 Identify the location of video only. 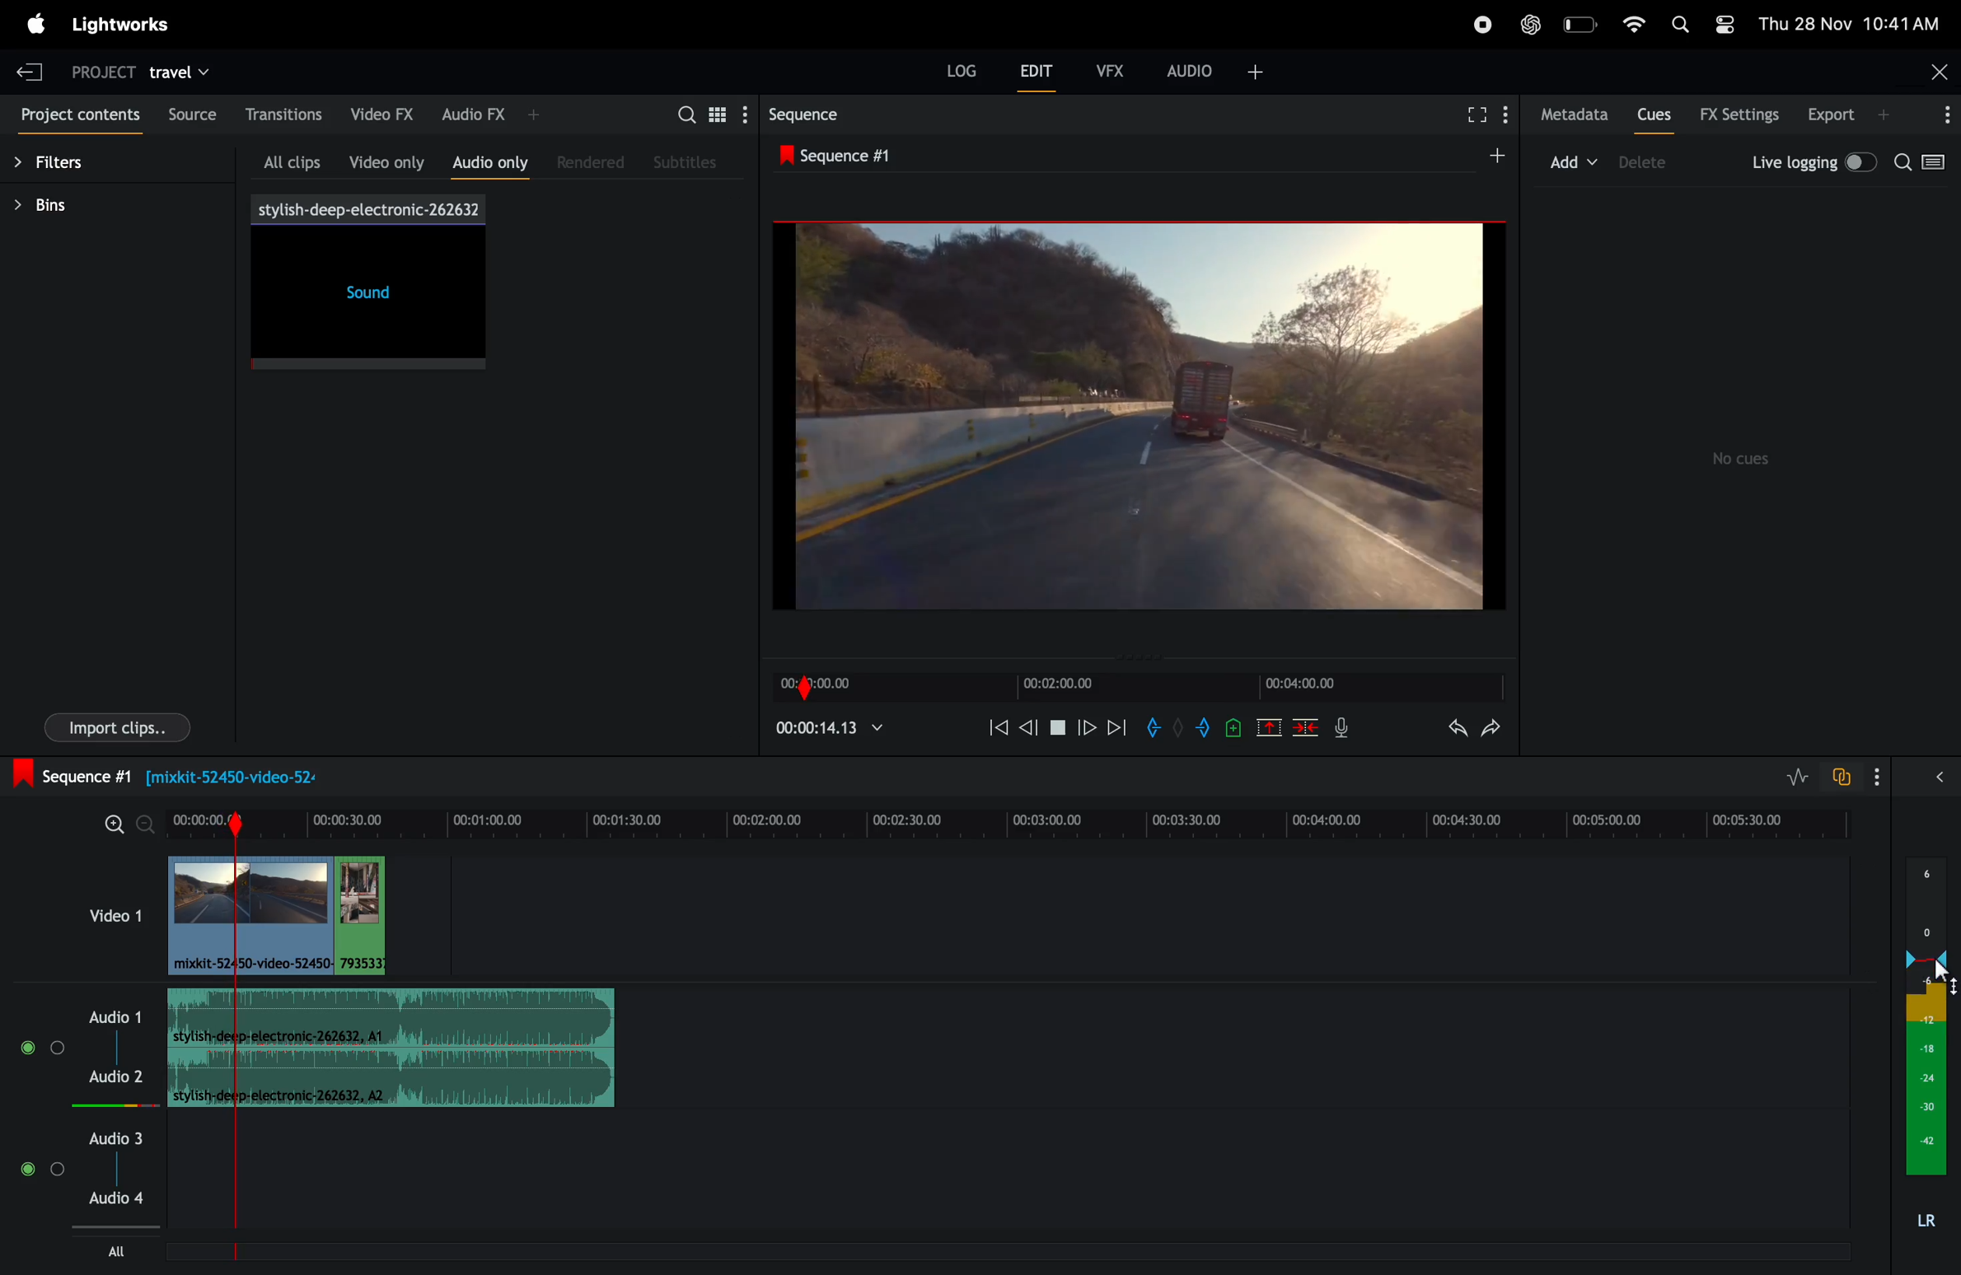
(381, 158).